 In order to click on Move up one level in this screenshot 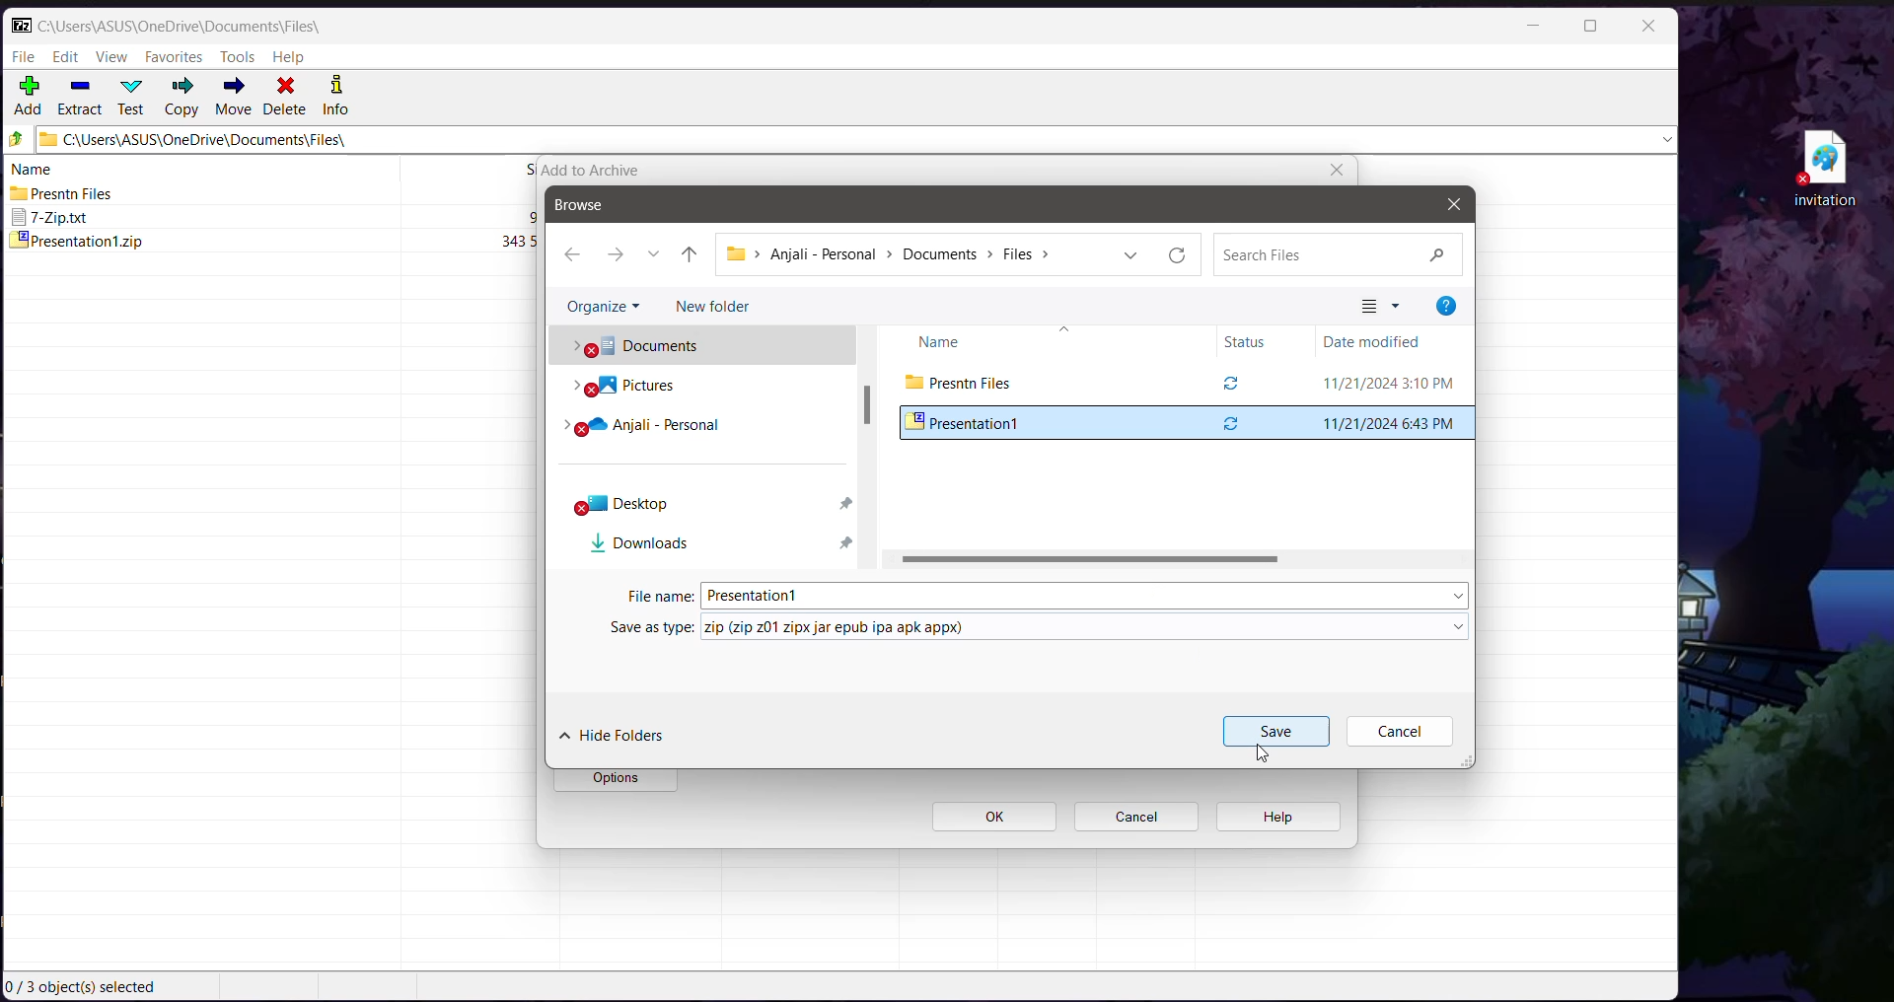, I will do `click(690, 255)`.